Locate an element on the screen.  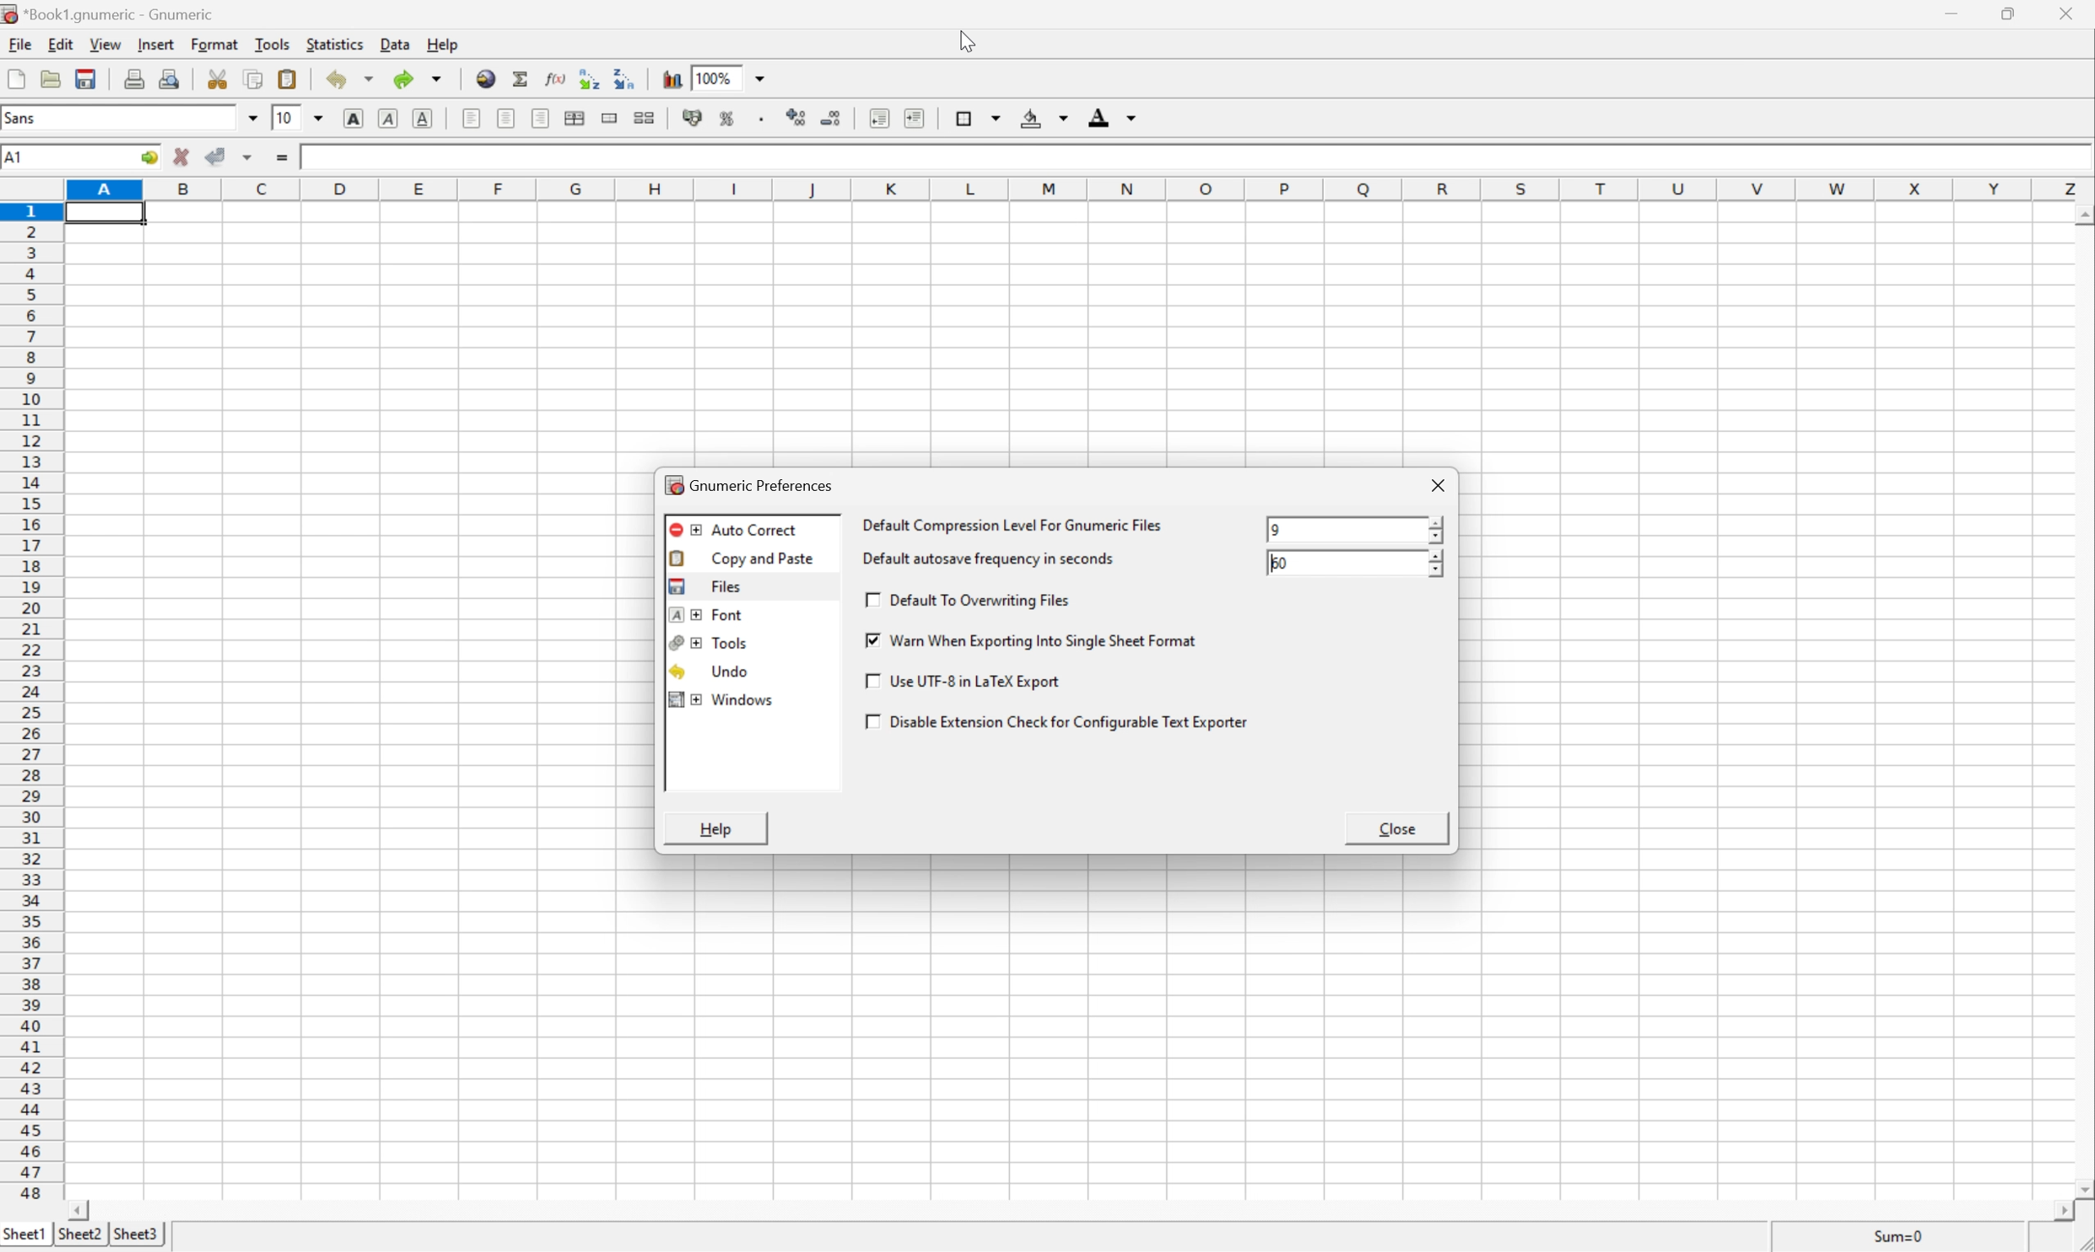
italic is located at coordinates (386, 116).